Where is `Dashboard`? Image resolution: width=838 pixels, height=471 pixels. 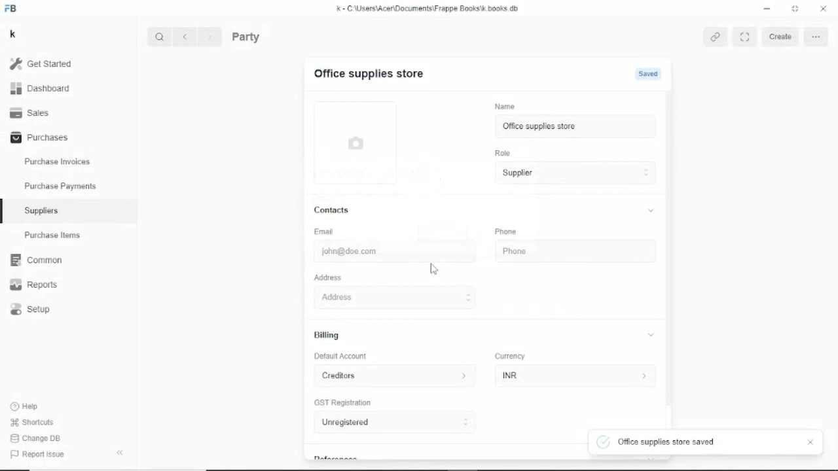
Dashboard is located at coordinates (41, 89).